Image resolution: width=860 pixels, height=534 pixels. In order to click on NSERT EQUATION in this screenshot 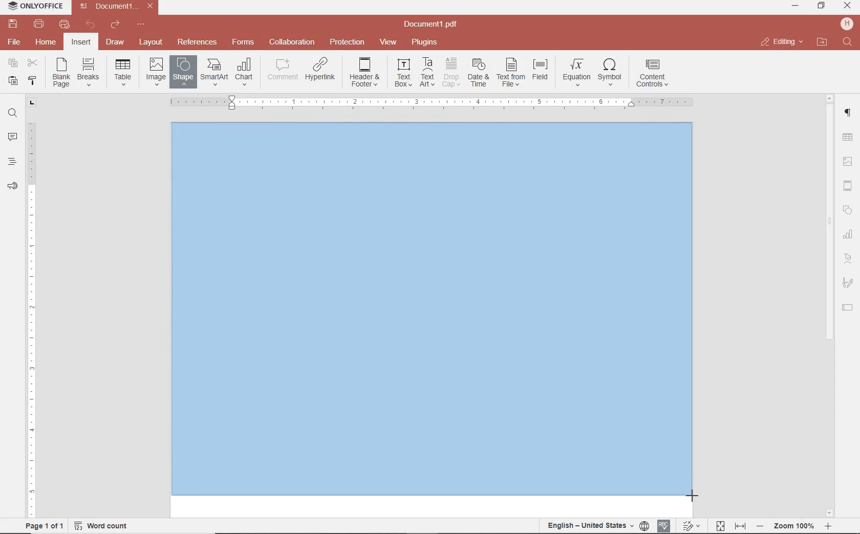, I will do `click(575, 72)`.